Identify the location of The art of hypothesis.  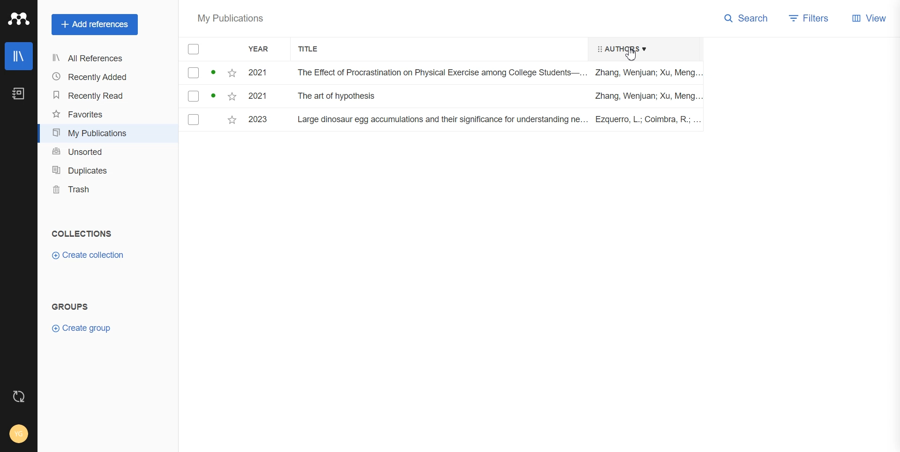
(340, 96).